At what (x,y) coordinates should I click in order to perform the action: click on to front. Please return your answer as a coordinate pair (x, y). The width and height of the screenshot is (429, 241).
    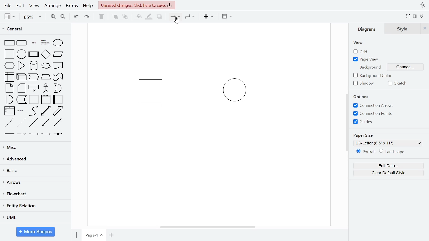
    Looking at the image, I should click on (115, 17).